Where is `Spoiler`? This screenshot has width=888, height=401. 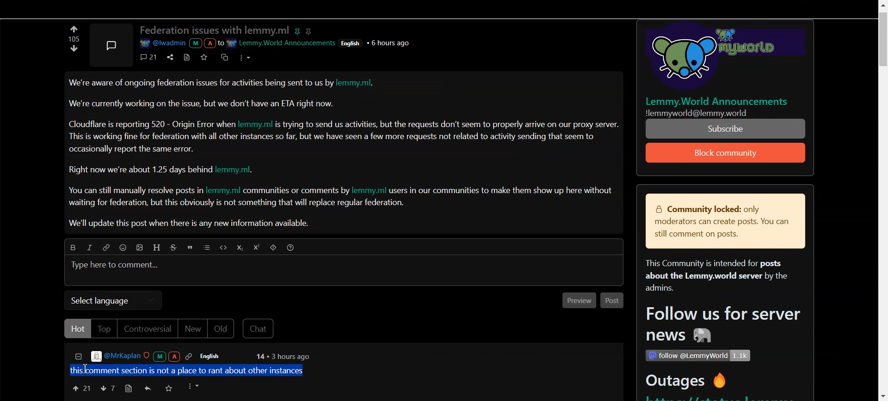
Spoiler is located at coordinates (274, 249).